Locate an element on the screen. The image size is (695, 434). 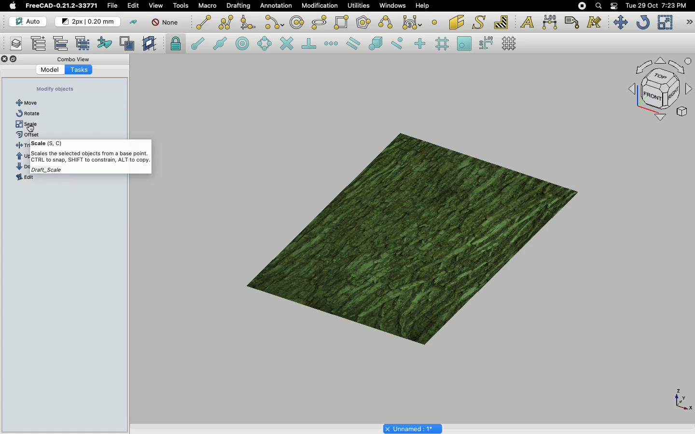
Change default style for new objects is located at coordinates (88, 22).